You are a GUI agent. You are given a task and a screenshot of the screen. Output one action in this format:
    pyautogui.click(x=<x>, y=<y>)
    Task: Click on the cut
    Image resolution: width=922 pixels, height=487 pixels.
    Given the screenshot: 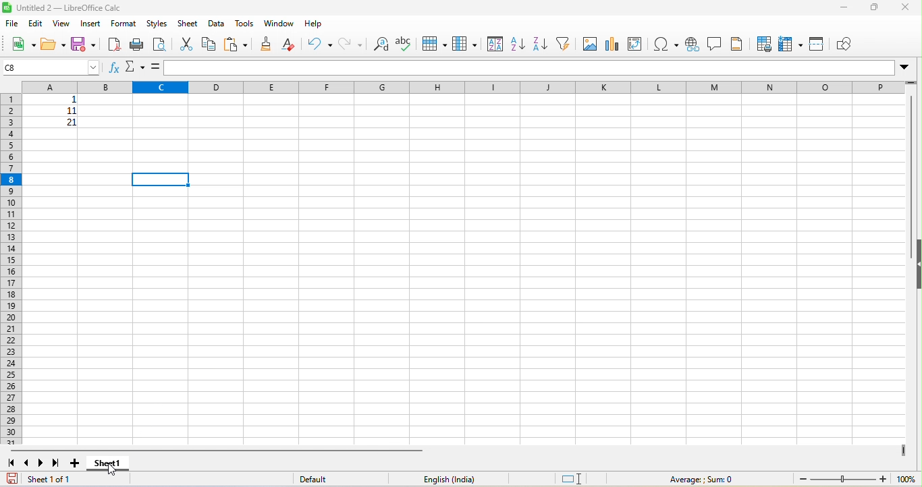 What is the action you would take?
    pyautogui.click(x=188, y=45)
    